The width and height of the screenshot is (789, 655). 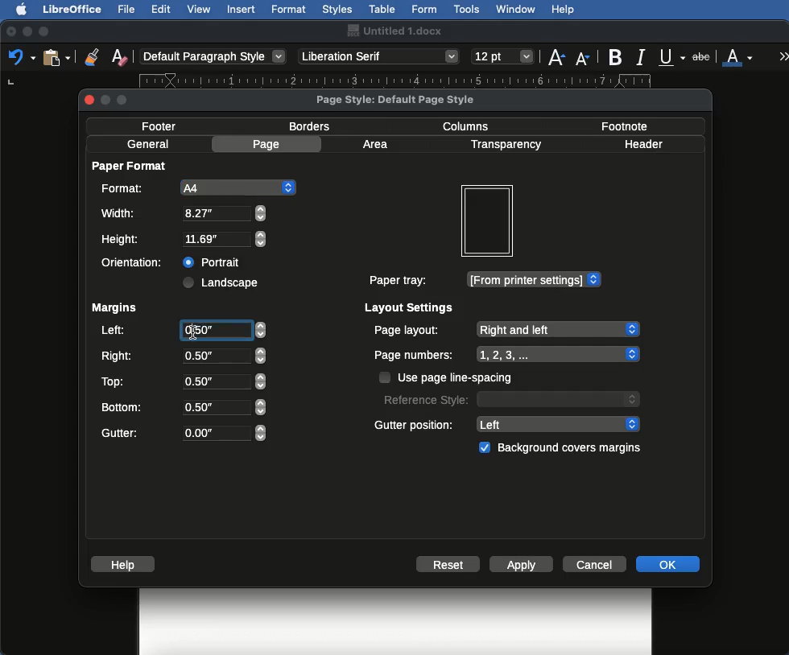 I want to click on Height, so click(x=184, y=240).